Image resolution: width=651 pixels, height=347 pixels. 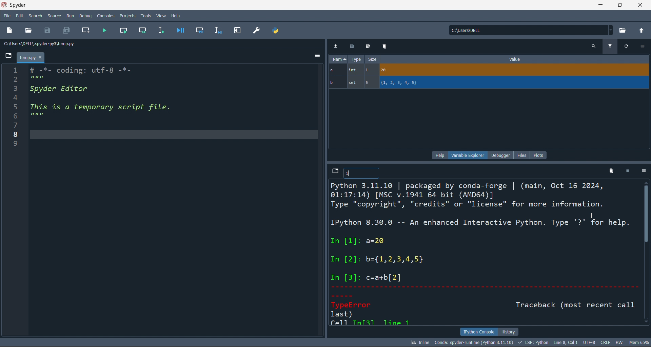 I want to click on open parent directory, so click(x=642, y=30).